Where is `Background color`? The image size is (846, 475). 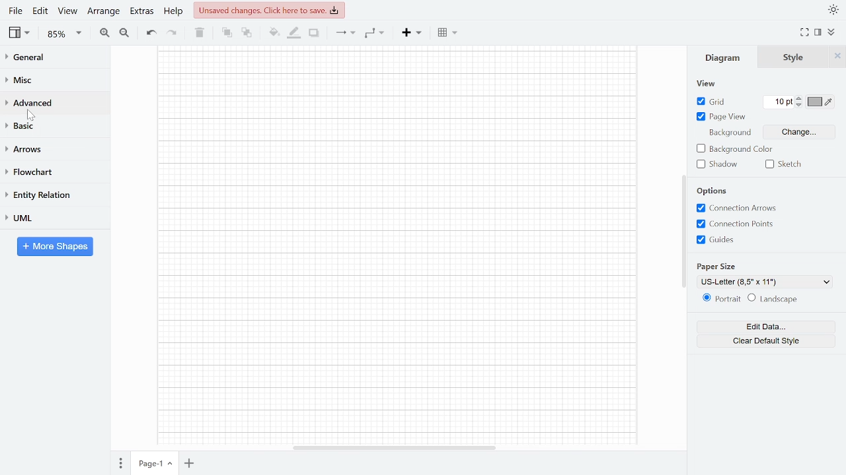
Background color is located at coordinates (736, 149).